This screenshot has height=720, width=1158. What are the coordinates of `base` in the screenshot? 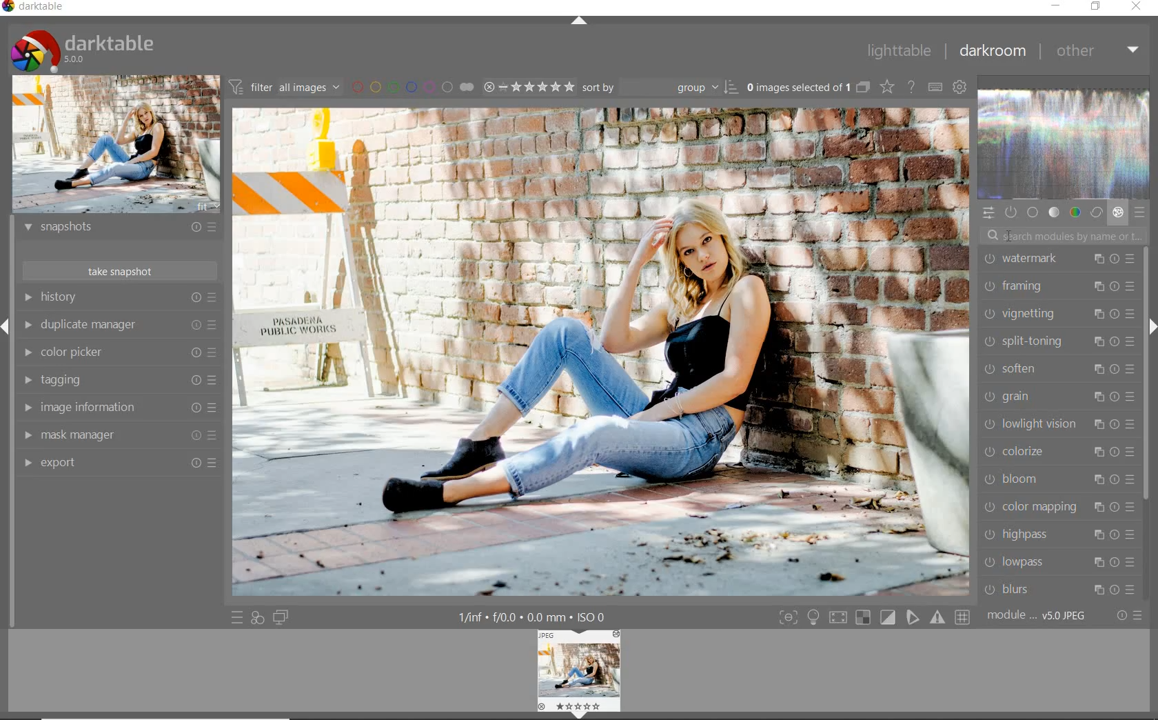 It's located at (1034, 212).